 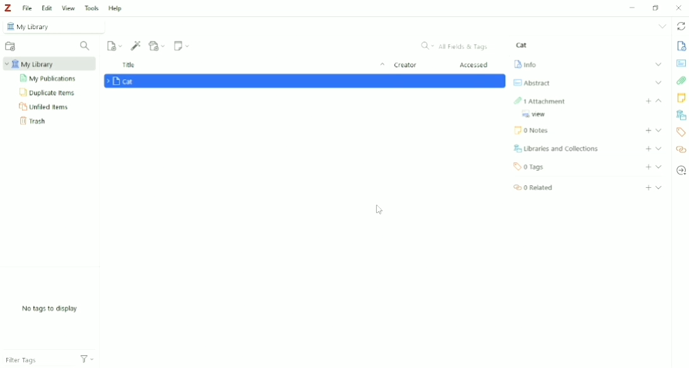 What do you see at coordinates (538, 115) in the screenshot?
I see `View` at bounding box center [538, 115].